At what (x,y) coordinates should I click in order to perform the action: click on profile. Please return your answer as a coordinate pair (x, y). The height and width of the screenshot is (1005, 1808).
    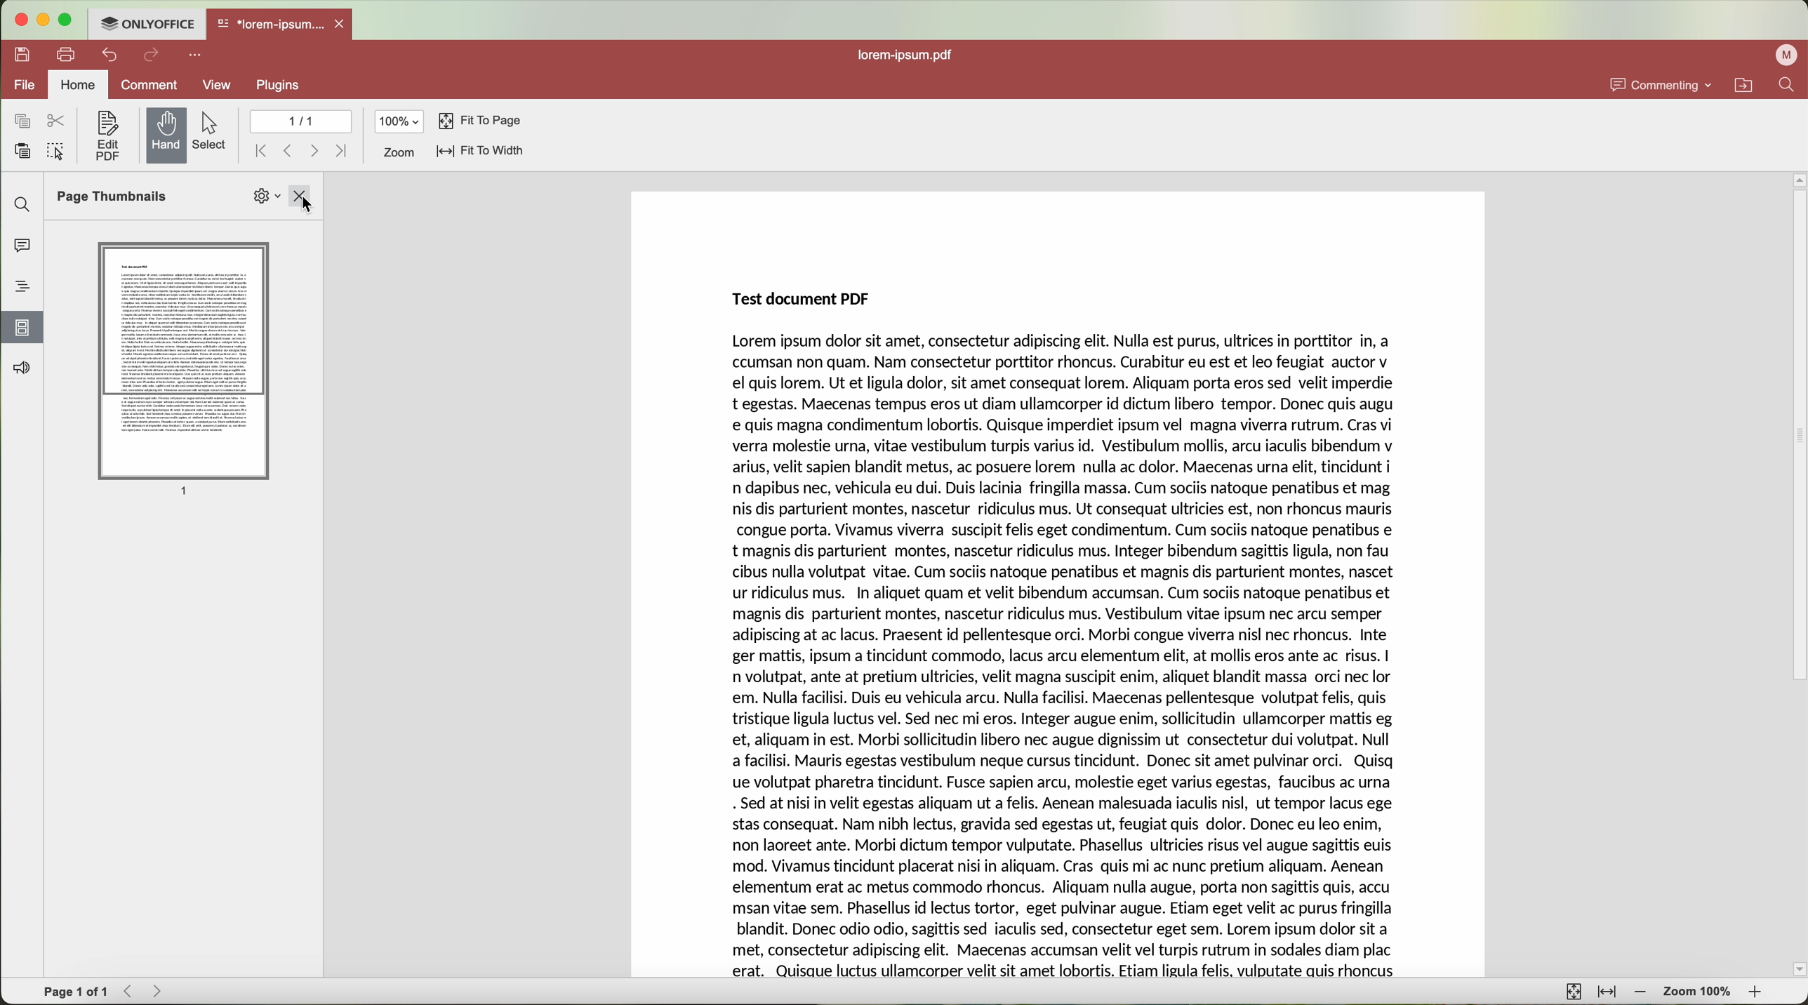
    Looking at the image, I should click on (1786, 55).